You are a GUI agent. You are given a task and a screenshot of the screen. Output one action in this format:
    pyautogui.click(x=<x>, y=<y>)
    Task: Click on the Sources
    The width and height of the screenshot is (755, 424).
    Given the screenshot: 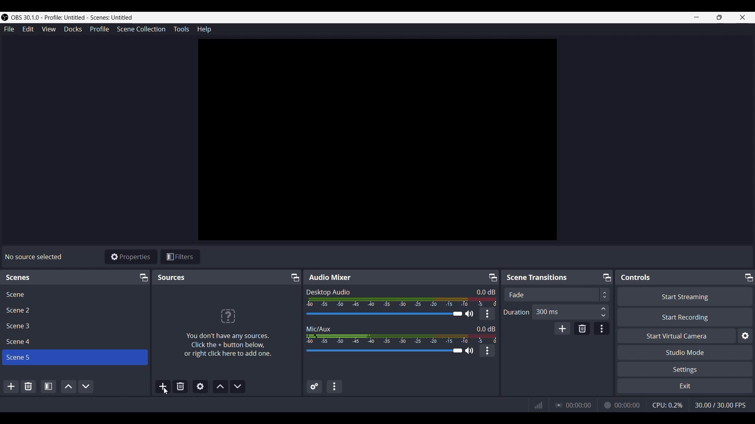 What is the action you would take?
    pyautogui.click(x=171, y=278)
    